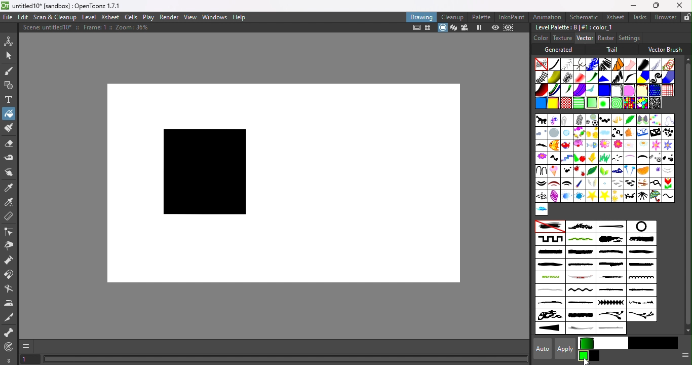 The height and width of the screenshot is (365, 692). What do you see at coordinates (70, 6) in the screenshot?
I see `File name` at bounding box center [70, 6].